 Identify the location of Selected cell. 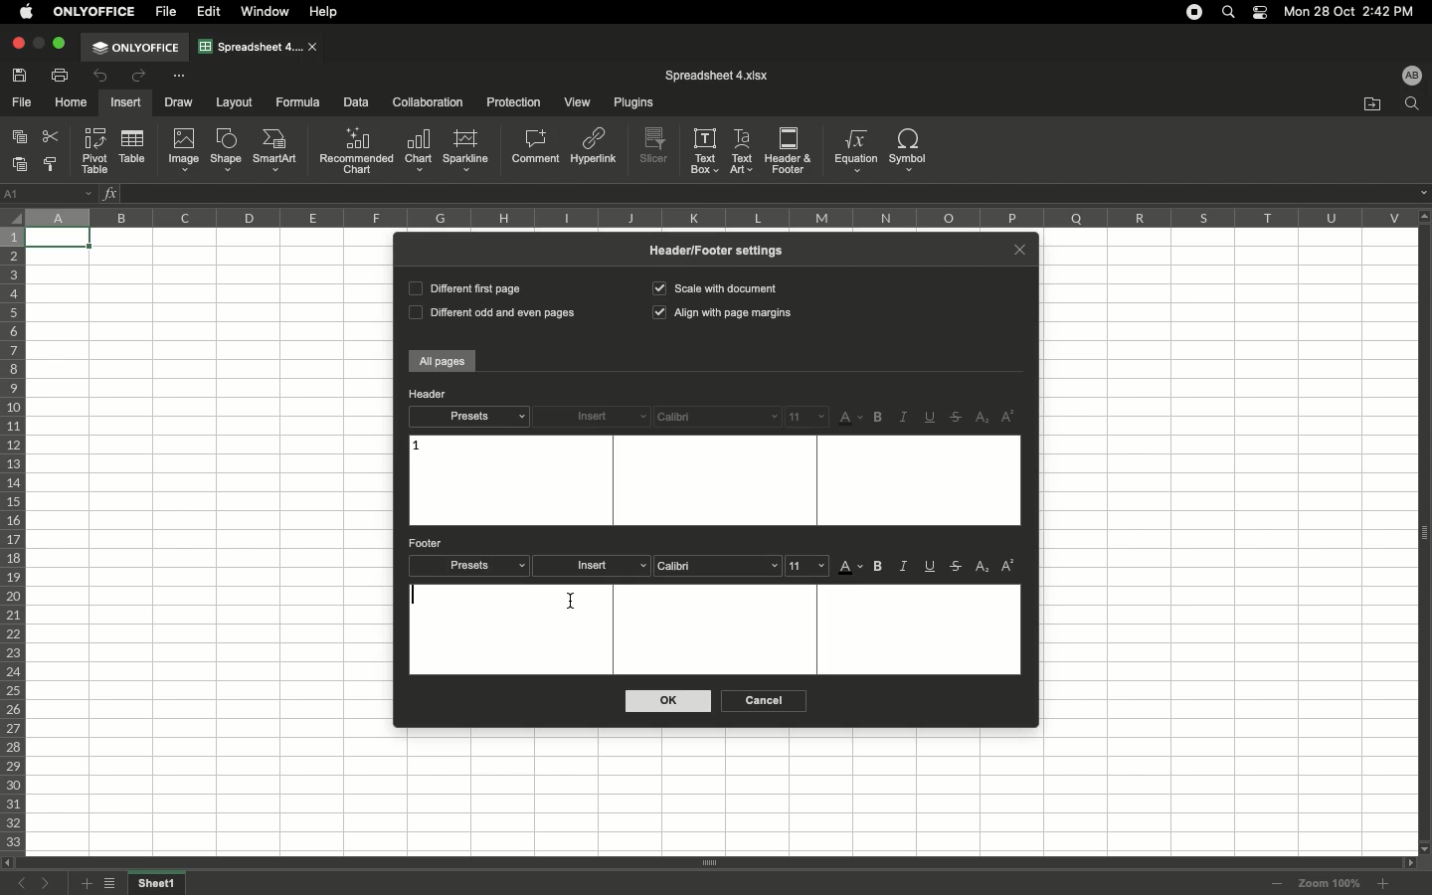
(60, 240).